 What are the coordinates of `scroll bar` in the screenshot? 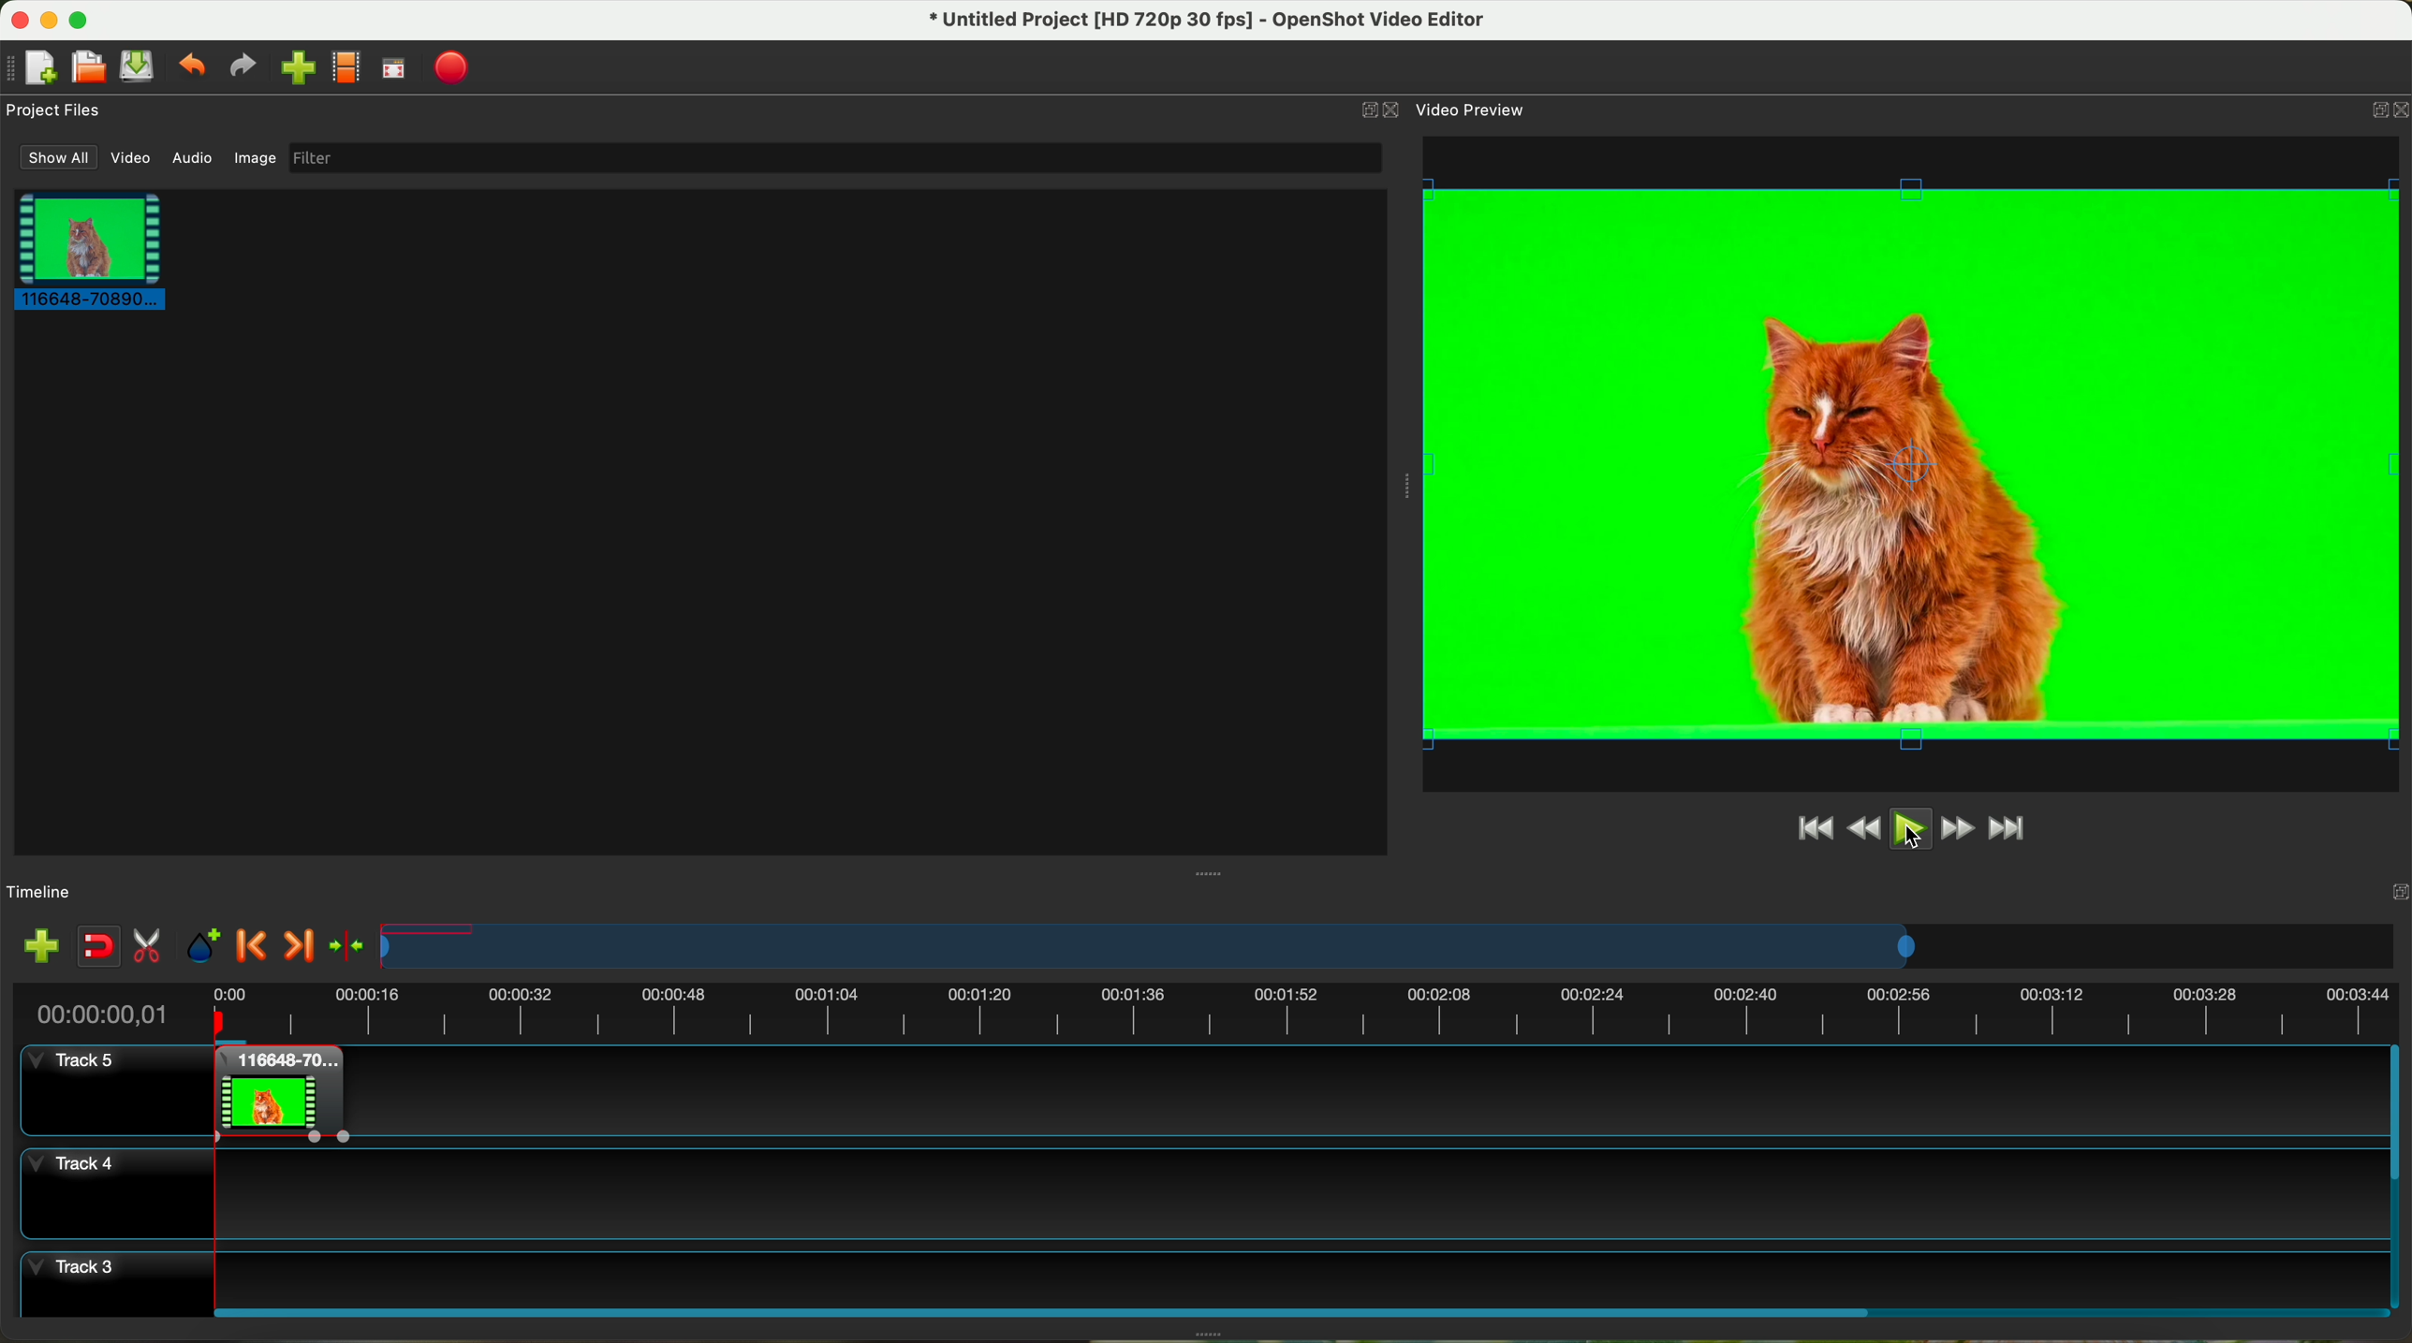 It's located at (2397, 1176).